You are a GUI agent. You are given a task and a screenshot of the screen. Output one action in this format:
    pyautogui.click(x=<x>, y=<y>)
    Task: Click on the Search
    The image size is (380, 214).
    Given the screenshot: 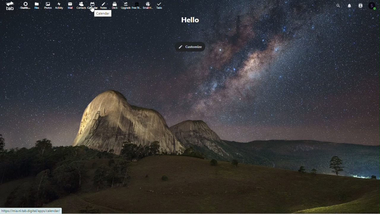 What is the action you would take?
    pyautogui.click(x=338, y=7)
    